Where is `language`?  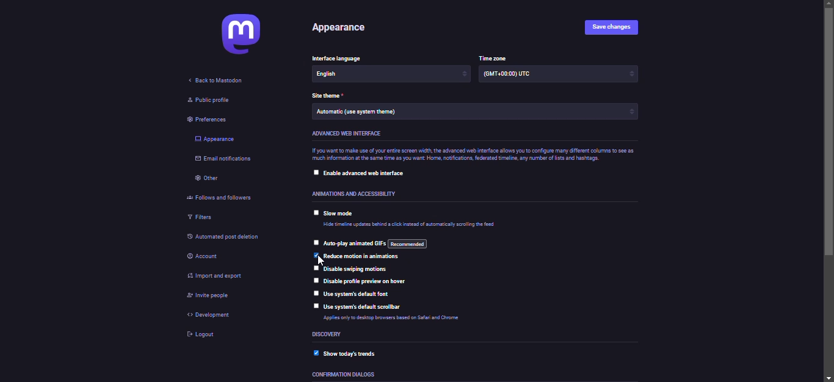 language is located at coordinates (346, 75).